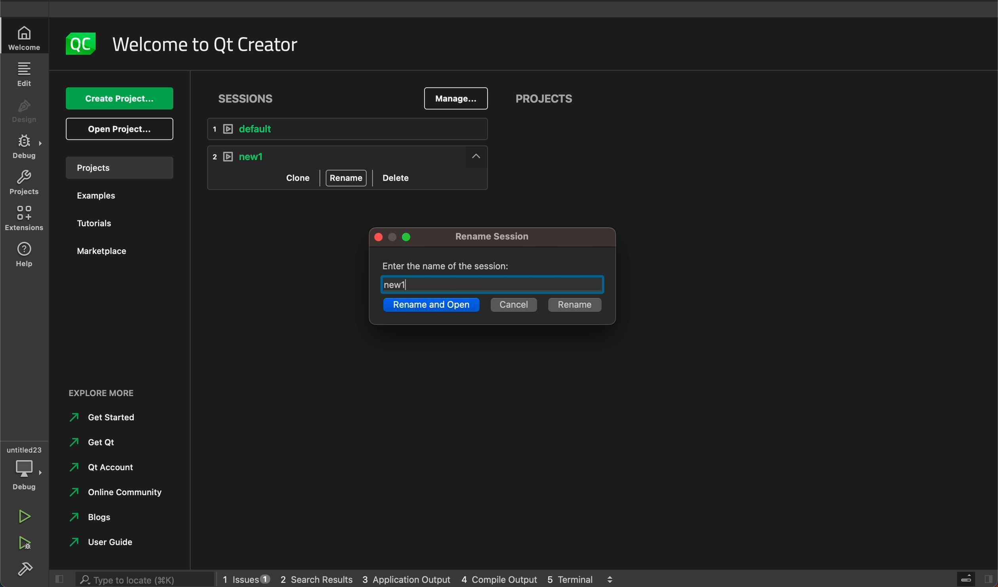 The image size is (998, 587). What do you see at coordinates (25, 571) in the screenshot?
I see `` at bounding box center [25, 571].